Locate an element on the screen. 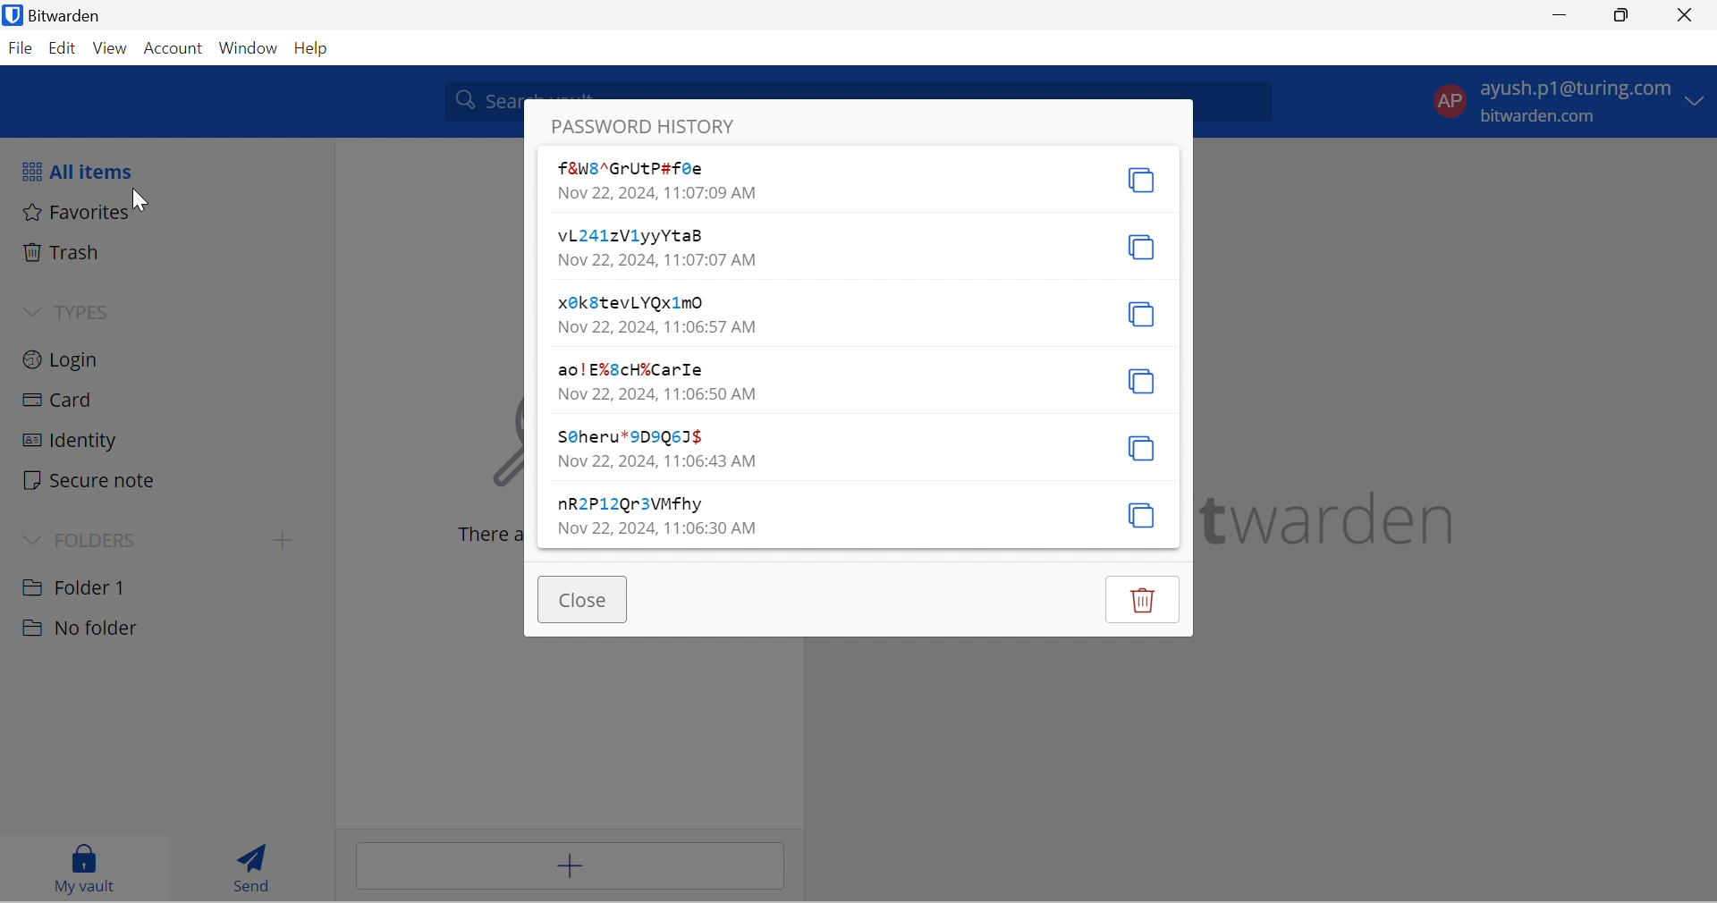 This screenshot has width=1717, height=903. ao!E%8cH%CaIe is located at coordinates (630, 370).